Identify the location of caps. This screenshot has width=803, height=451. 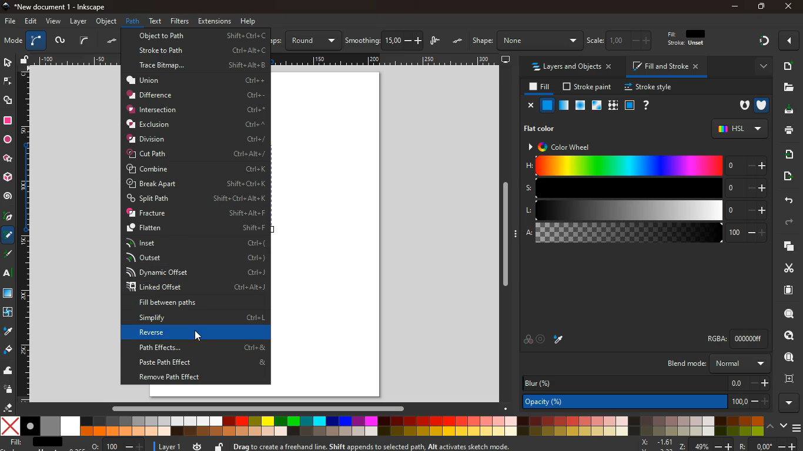
(306, 41).